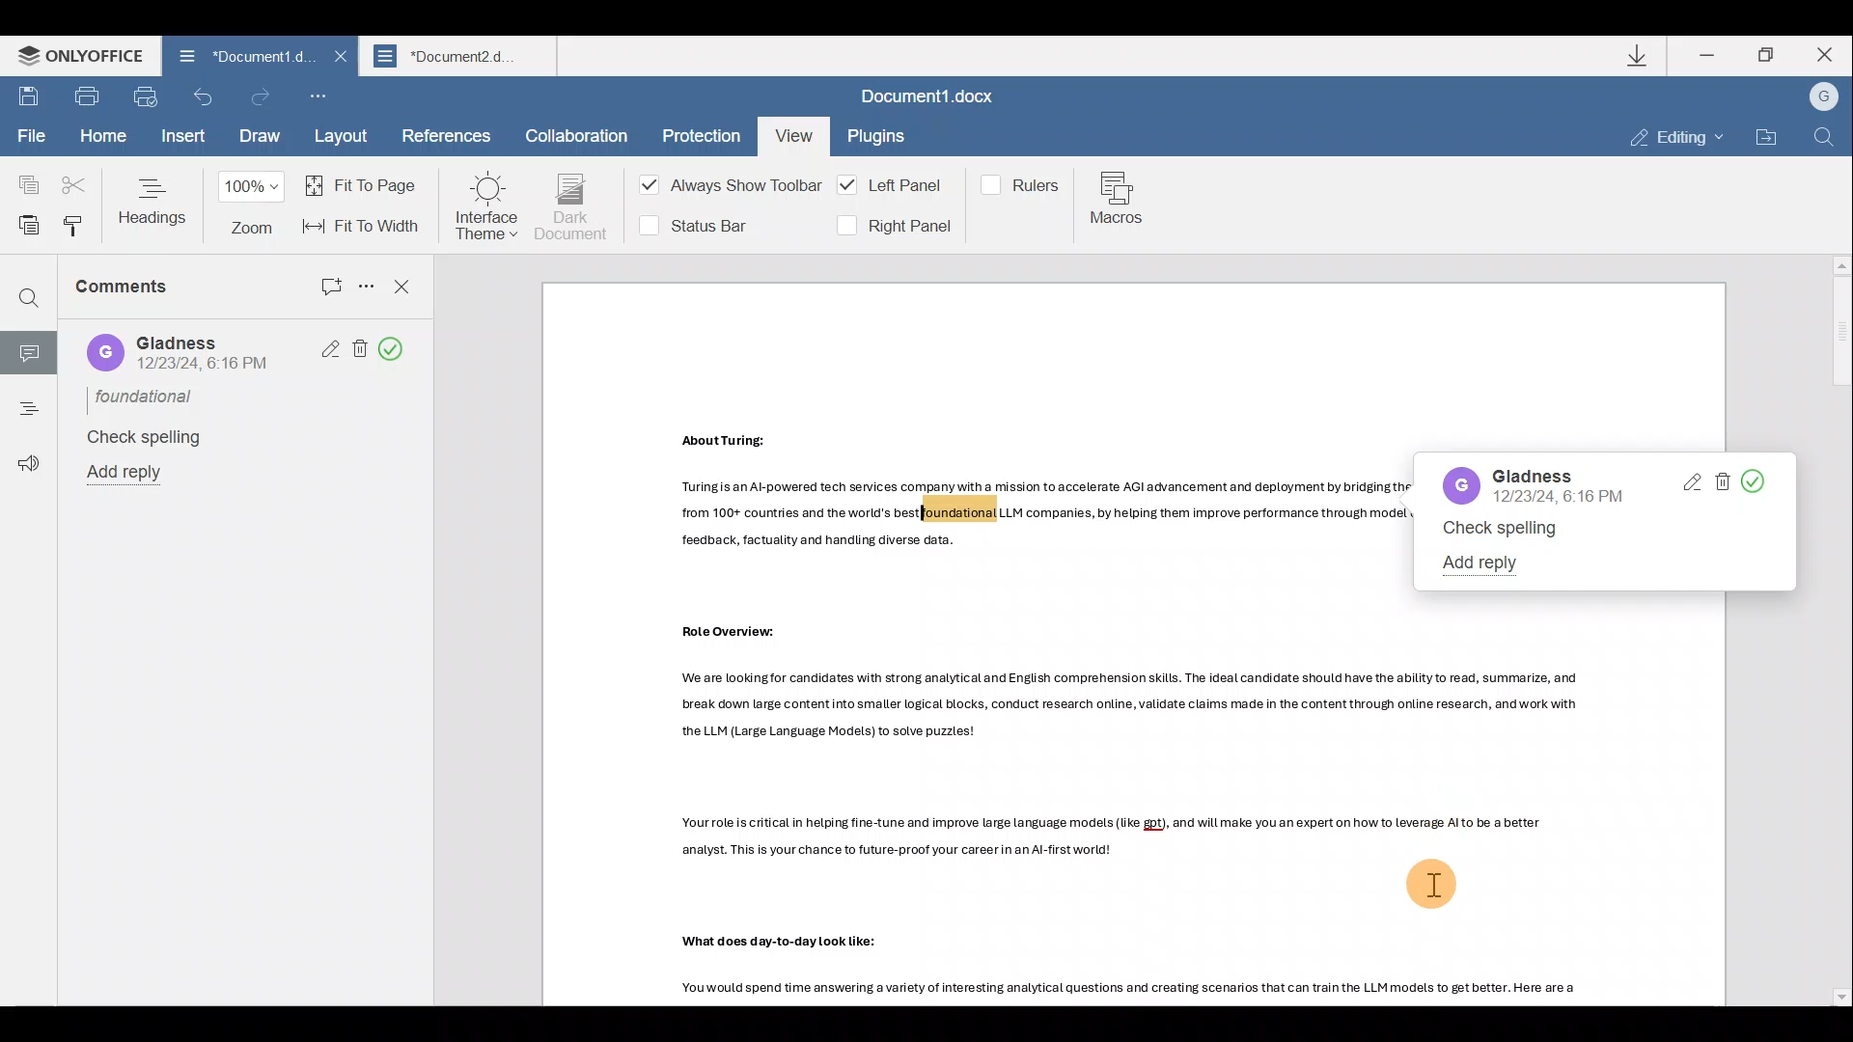  Describe the element at coordinates (724, 189) in the screenshot. I see `Always show toolbar` at that location.